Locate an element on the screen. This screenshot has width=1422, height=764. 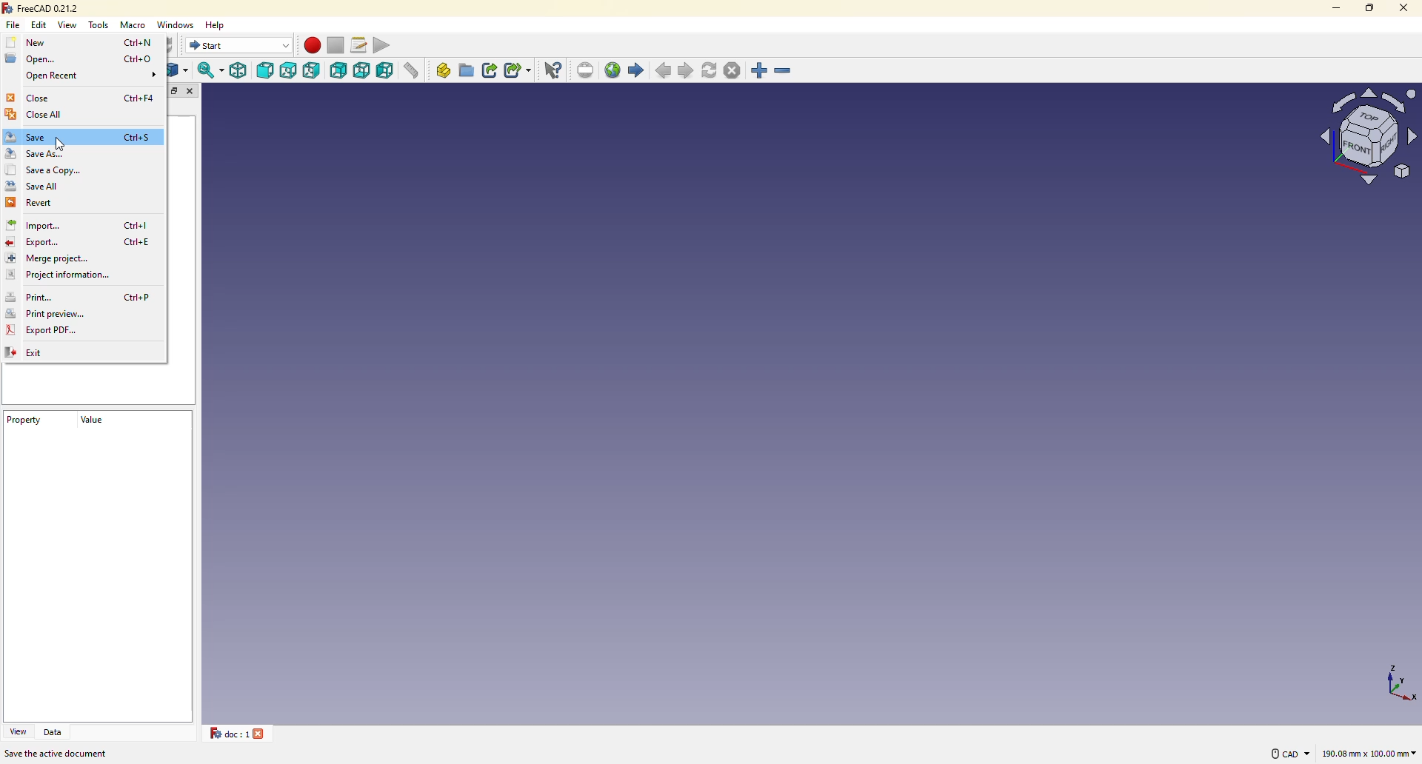
switch between workbenches is located at coordinates (239, 45).